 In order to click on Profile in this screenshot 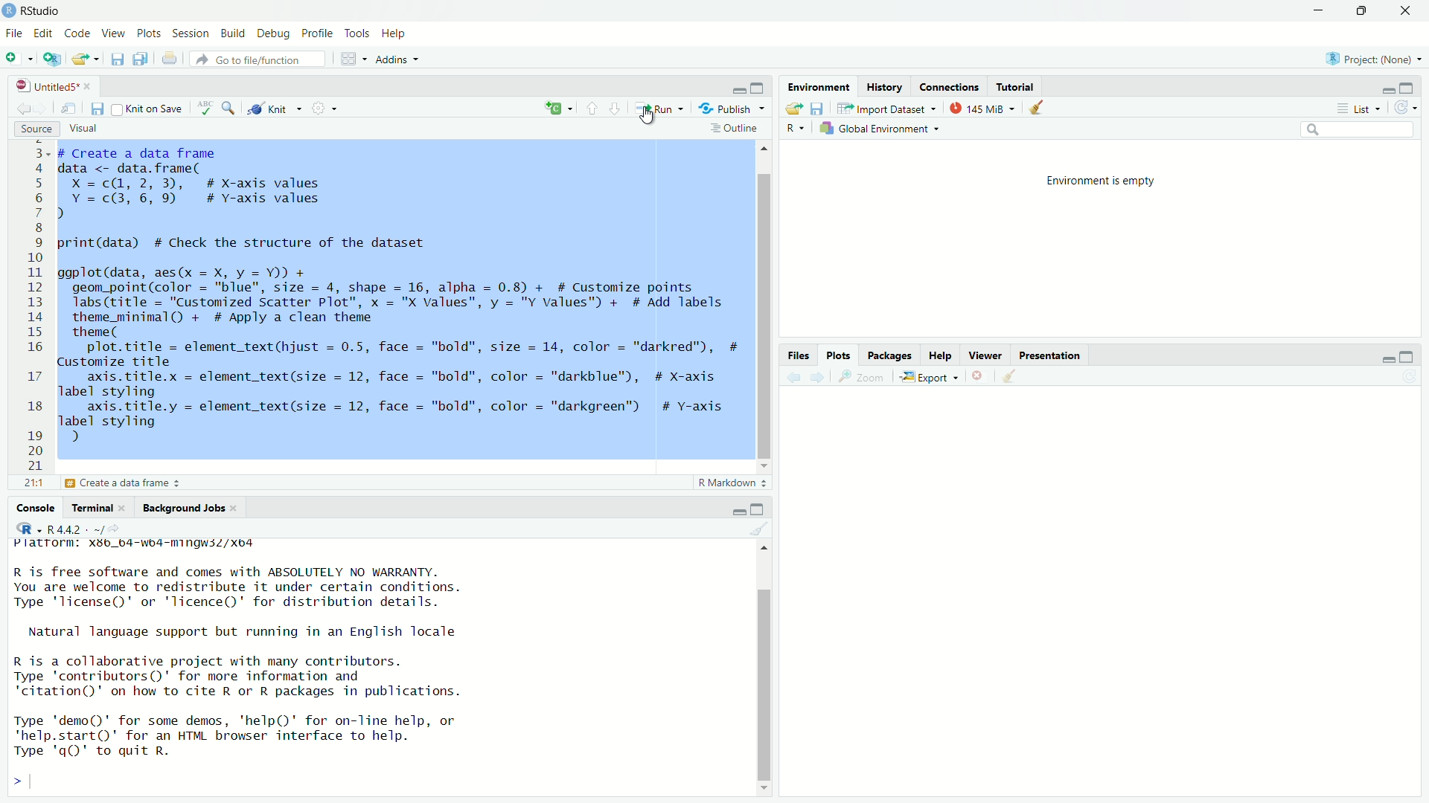, I will do `click(319, 34)`.